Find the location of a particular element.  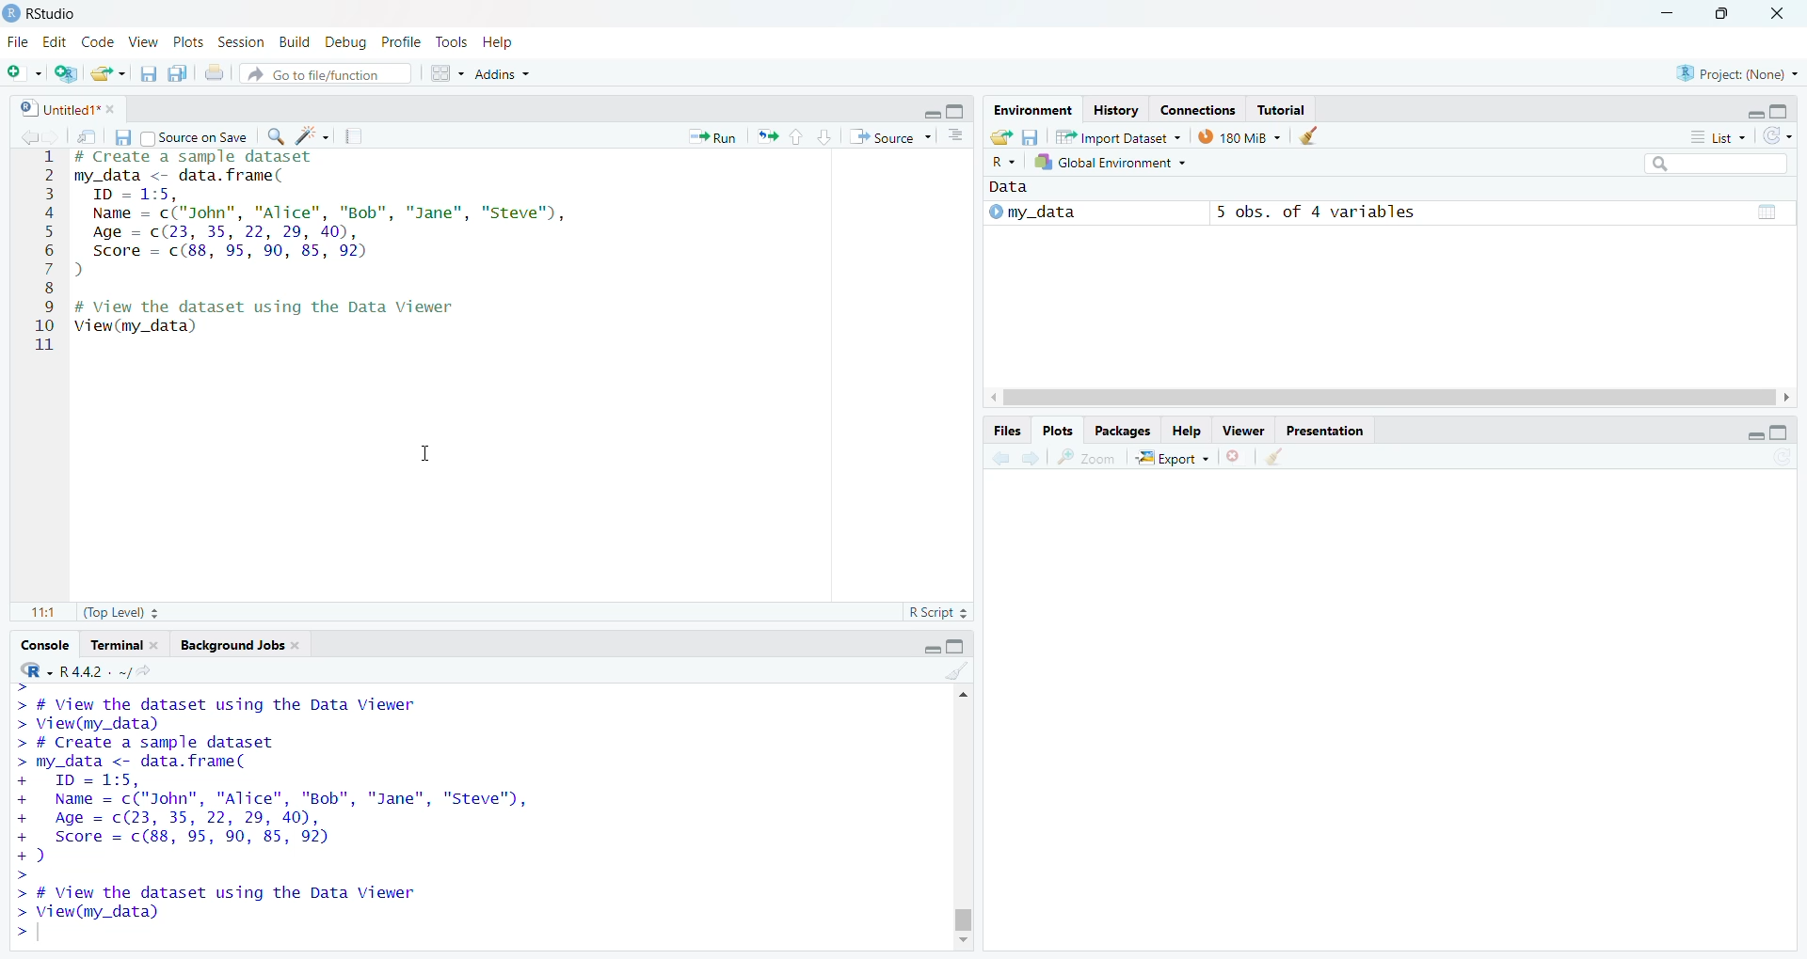

Pages is located at coordinates (952, 135).